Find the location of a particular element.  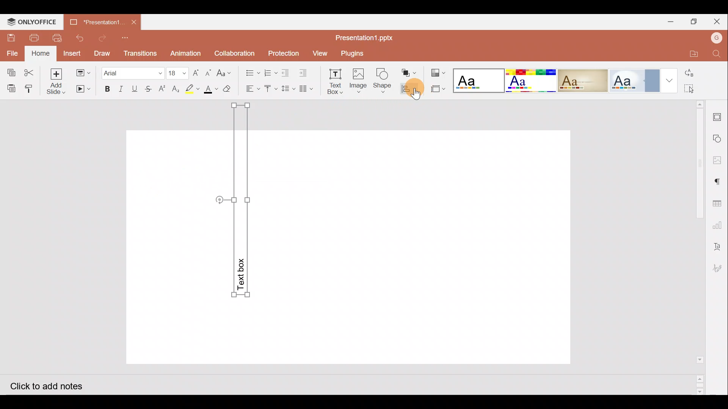

Account name is located at coordinates (716, 37).